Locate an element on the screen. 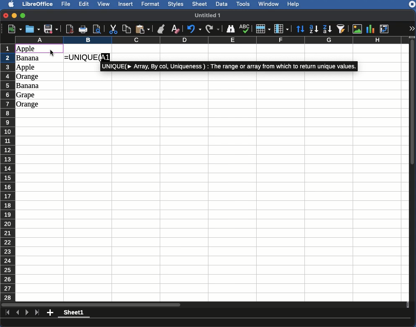 The image size is (416, 327). Edit is located at coordinates (84, 5).